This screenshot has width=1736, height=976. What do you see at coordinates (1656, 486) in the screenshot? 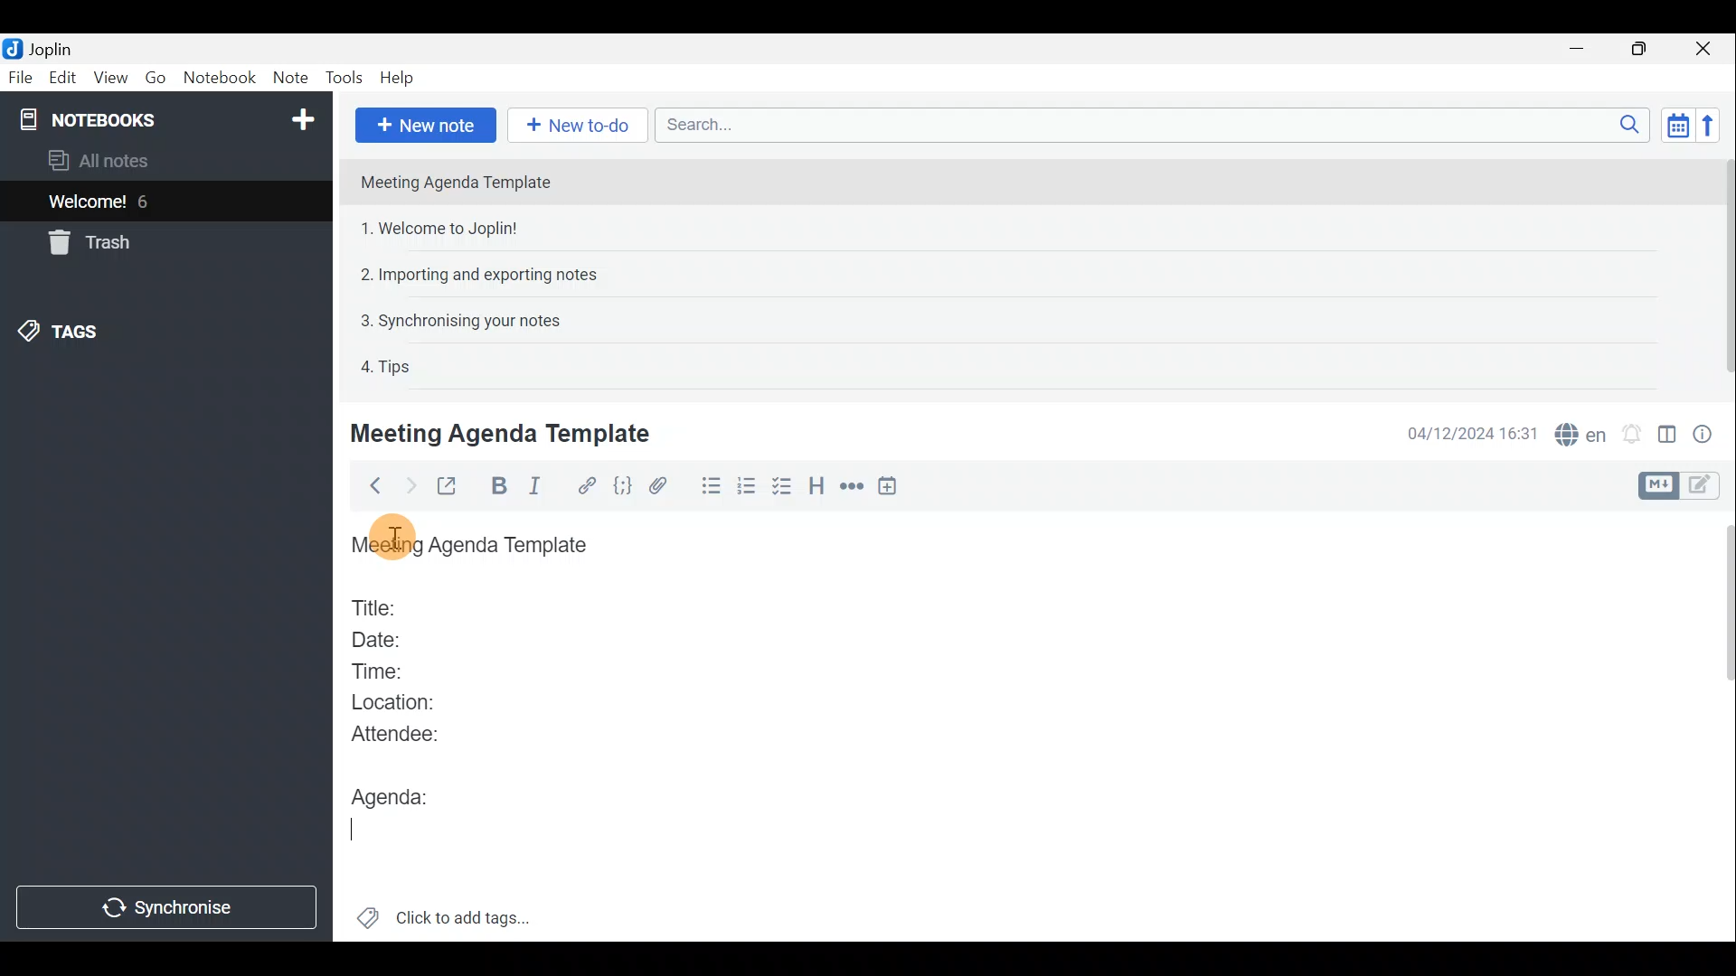
I see `Toggle editors` at bounding box center [1656, 486].